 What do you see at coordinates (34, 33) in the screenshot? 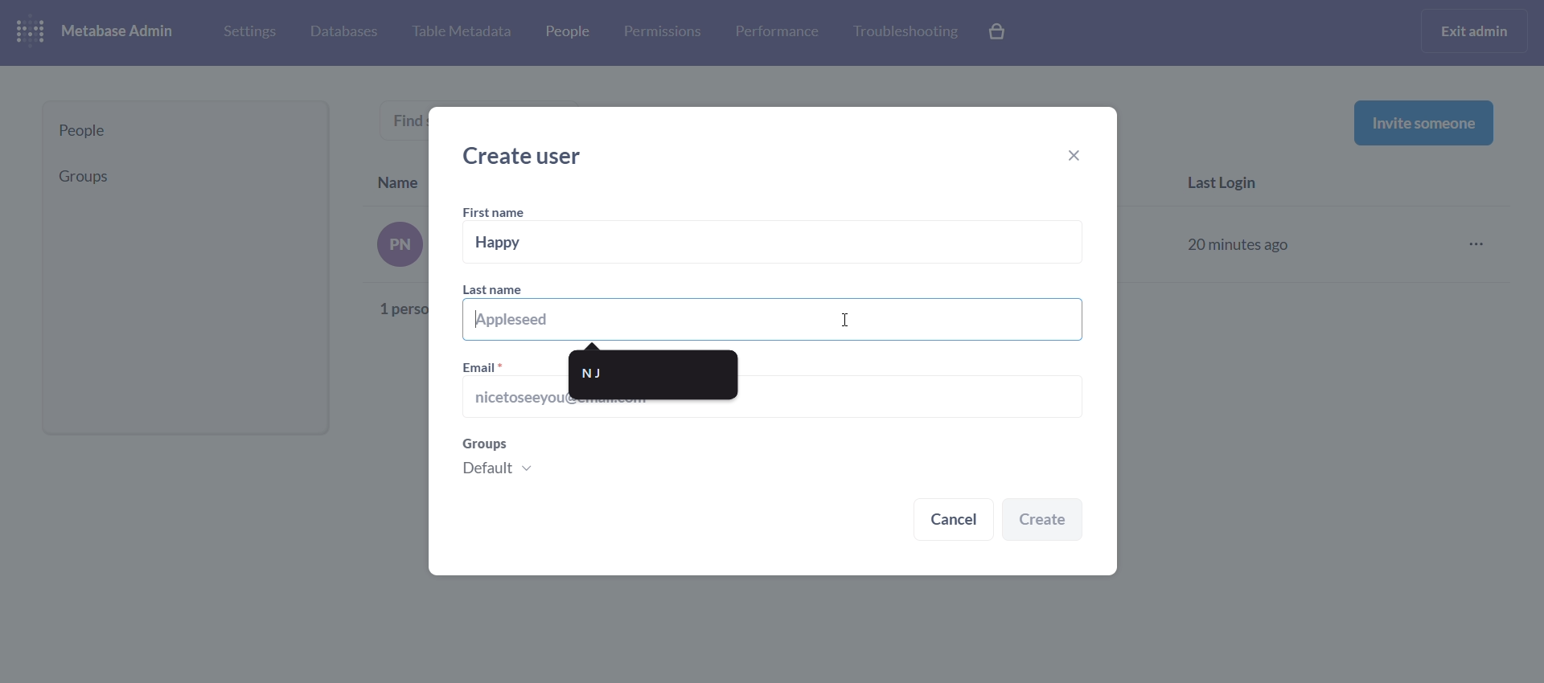
I see `logo` at bounding box center [34, 33].